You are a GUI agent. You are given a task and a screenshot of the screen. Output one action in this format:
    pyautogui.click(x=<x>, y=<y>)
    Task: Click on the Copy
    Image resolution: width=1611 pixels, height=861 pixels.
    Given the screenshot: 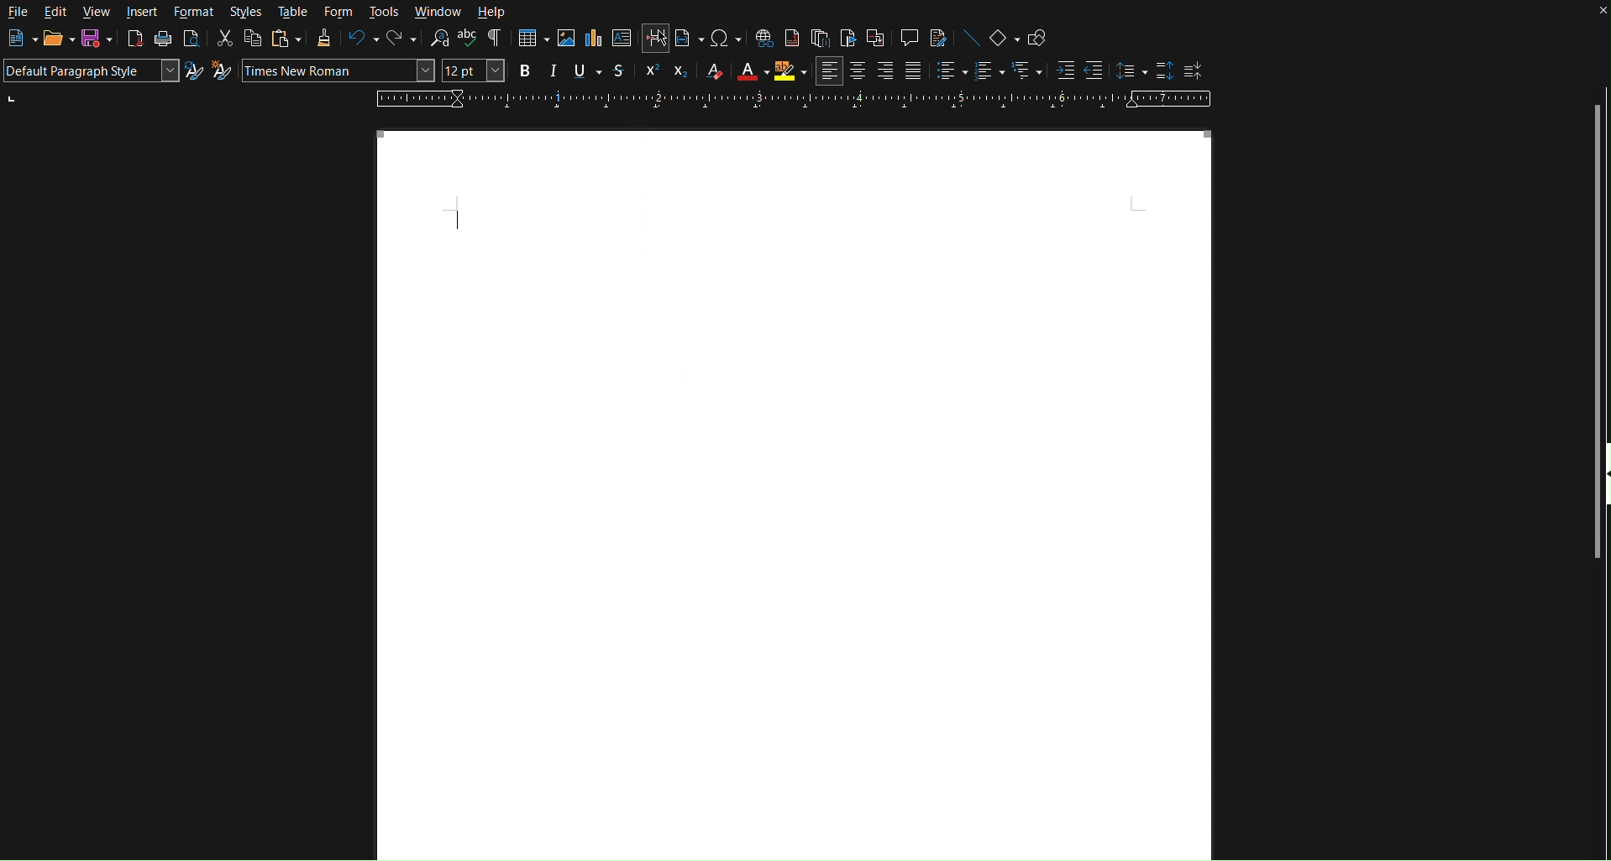 What is the action you would take?
    pyautogui.click(x=253, y=39)
    